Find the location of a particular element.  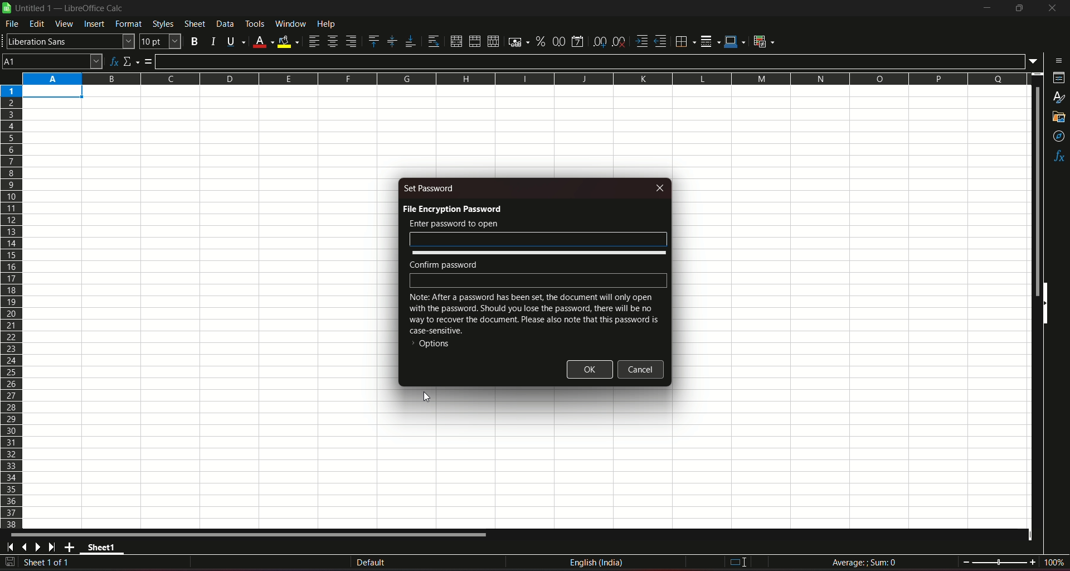

italic is located at coordinates (212, 40).